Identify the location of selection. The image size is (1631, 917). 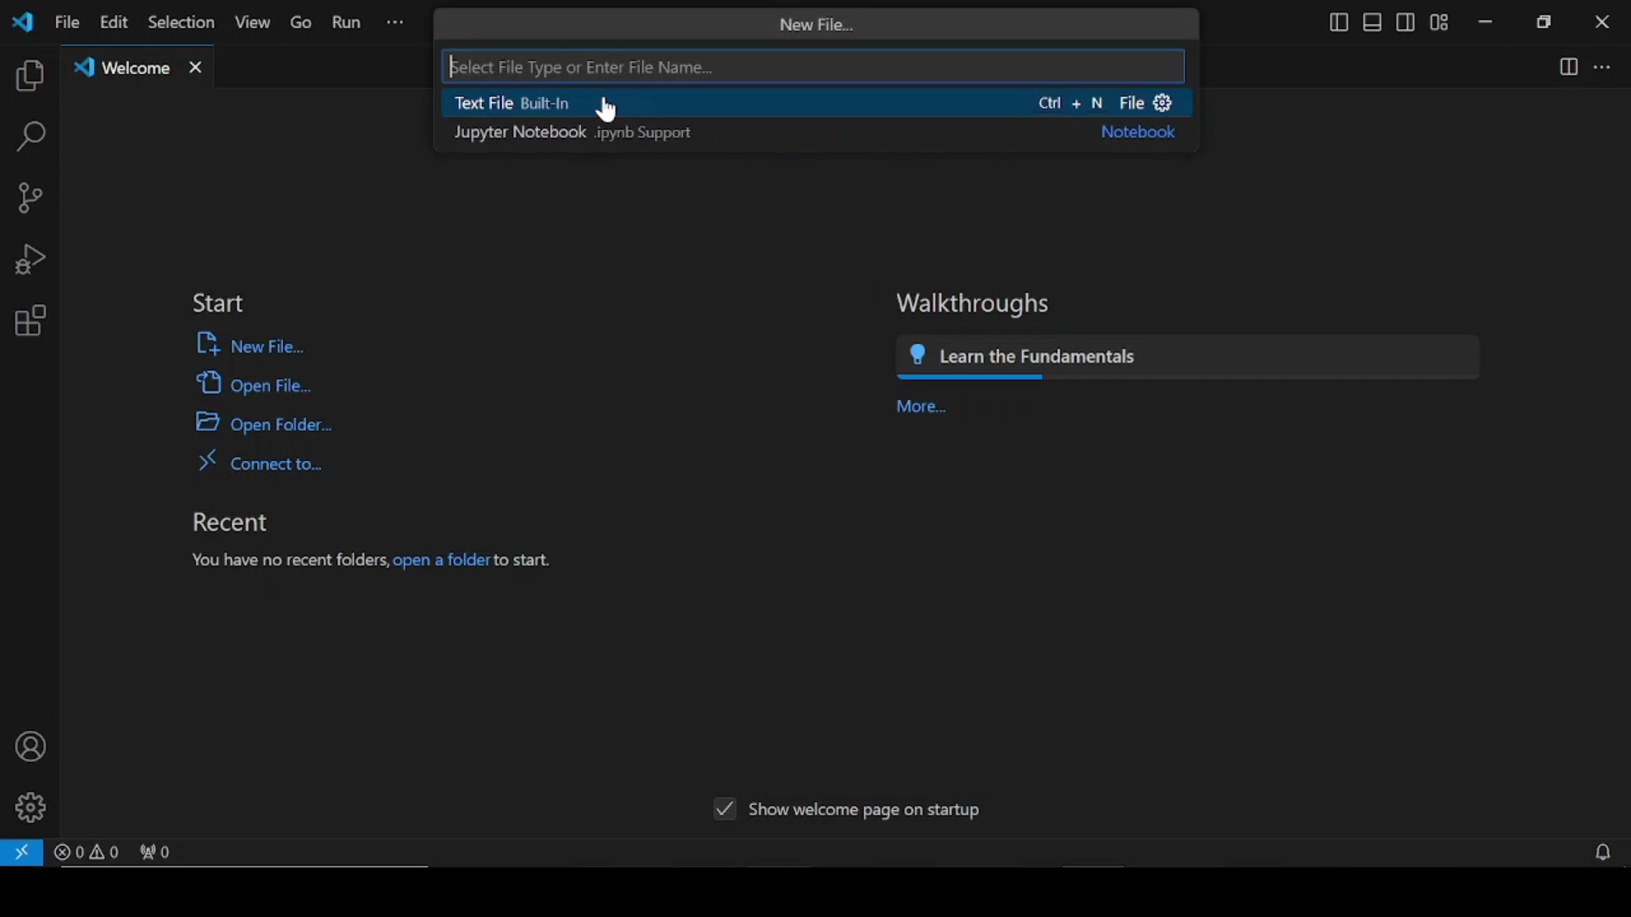
(180, 23).